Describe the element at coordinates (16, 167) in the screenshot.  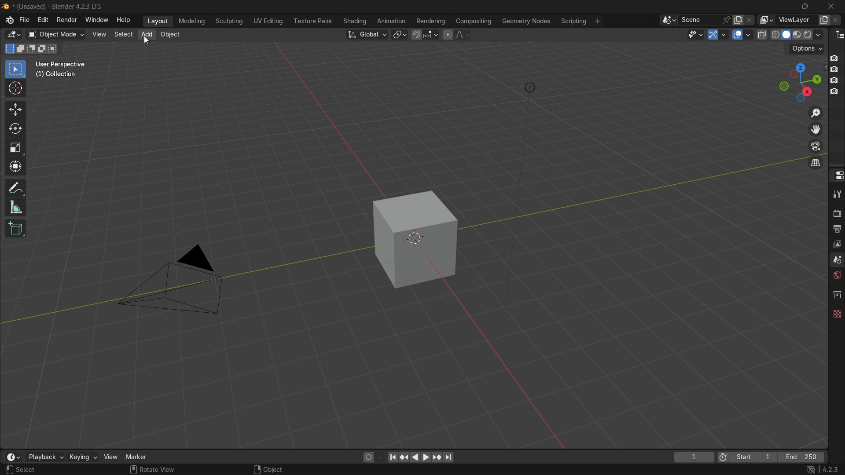
I see `transform` at that location.